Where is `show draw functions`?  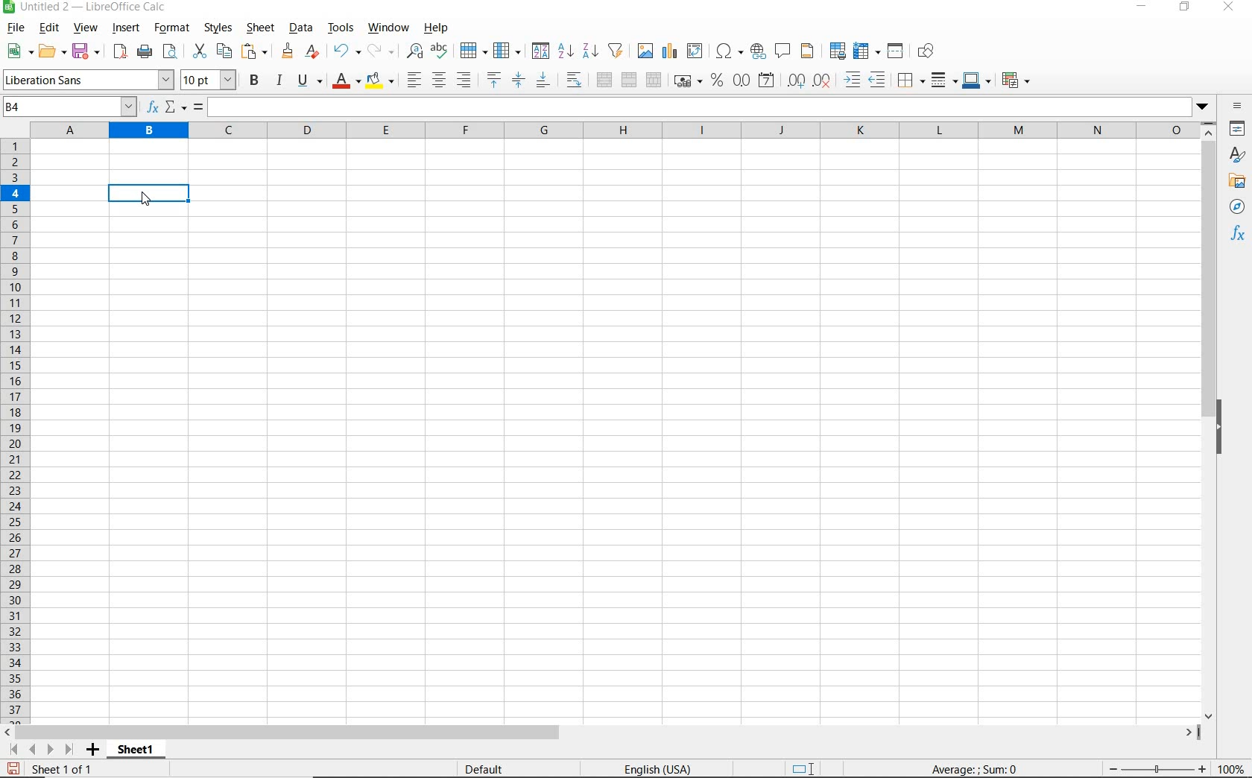
show draw functions is located at coordinates (929, 52).